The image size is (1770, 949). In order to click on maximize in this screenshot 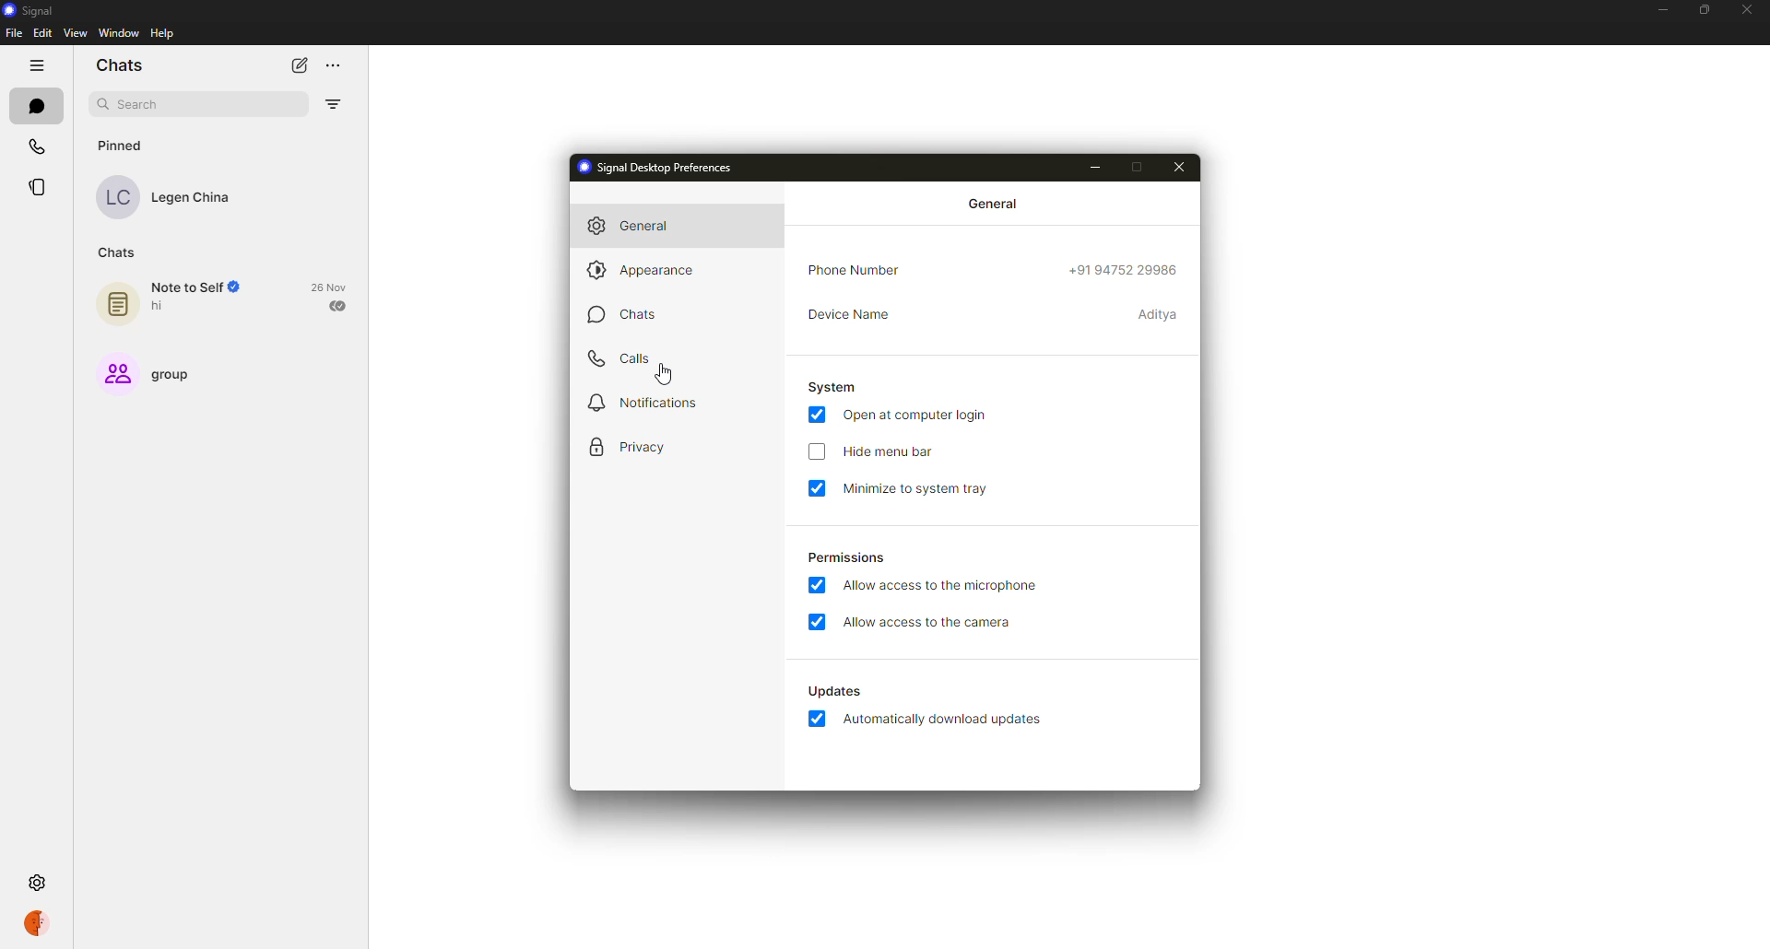, I will do `click(1698, 10)`.